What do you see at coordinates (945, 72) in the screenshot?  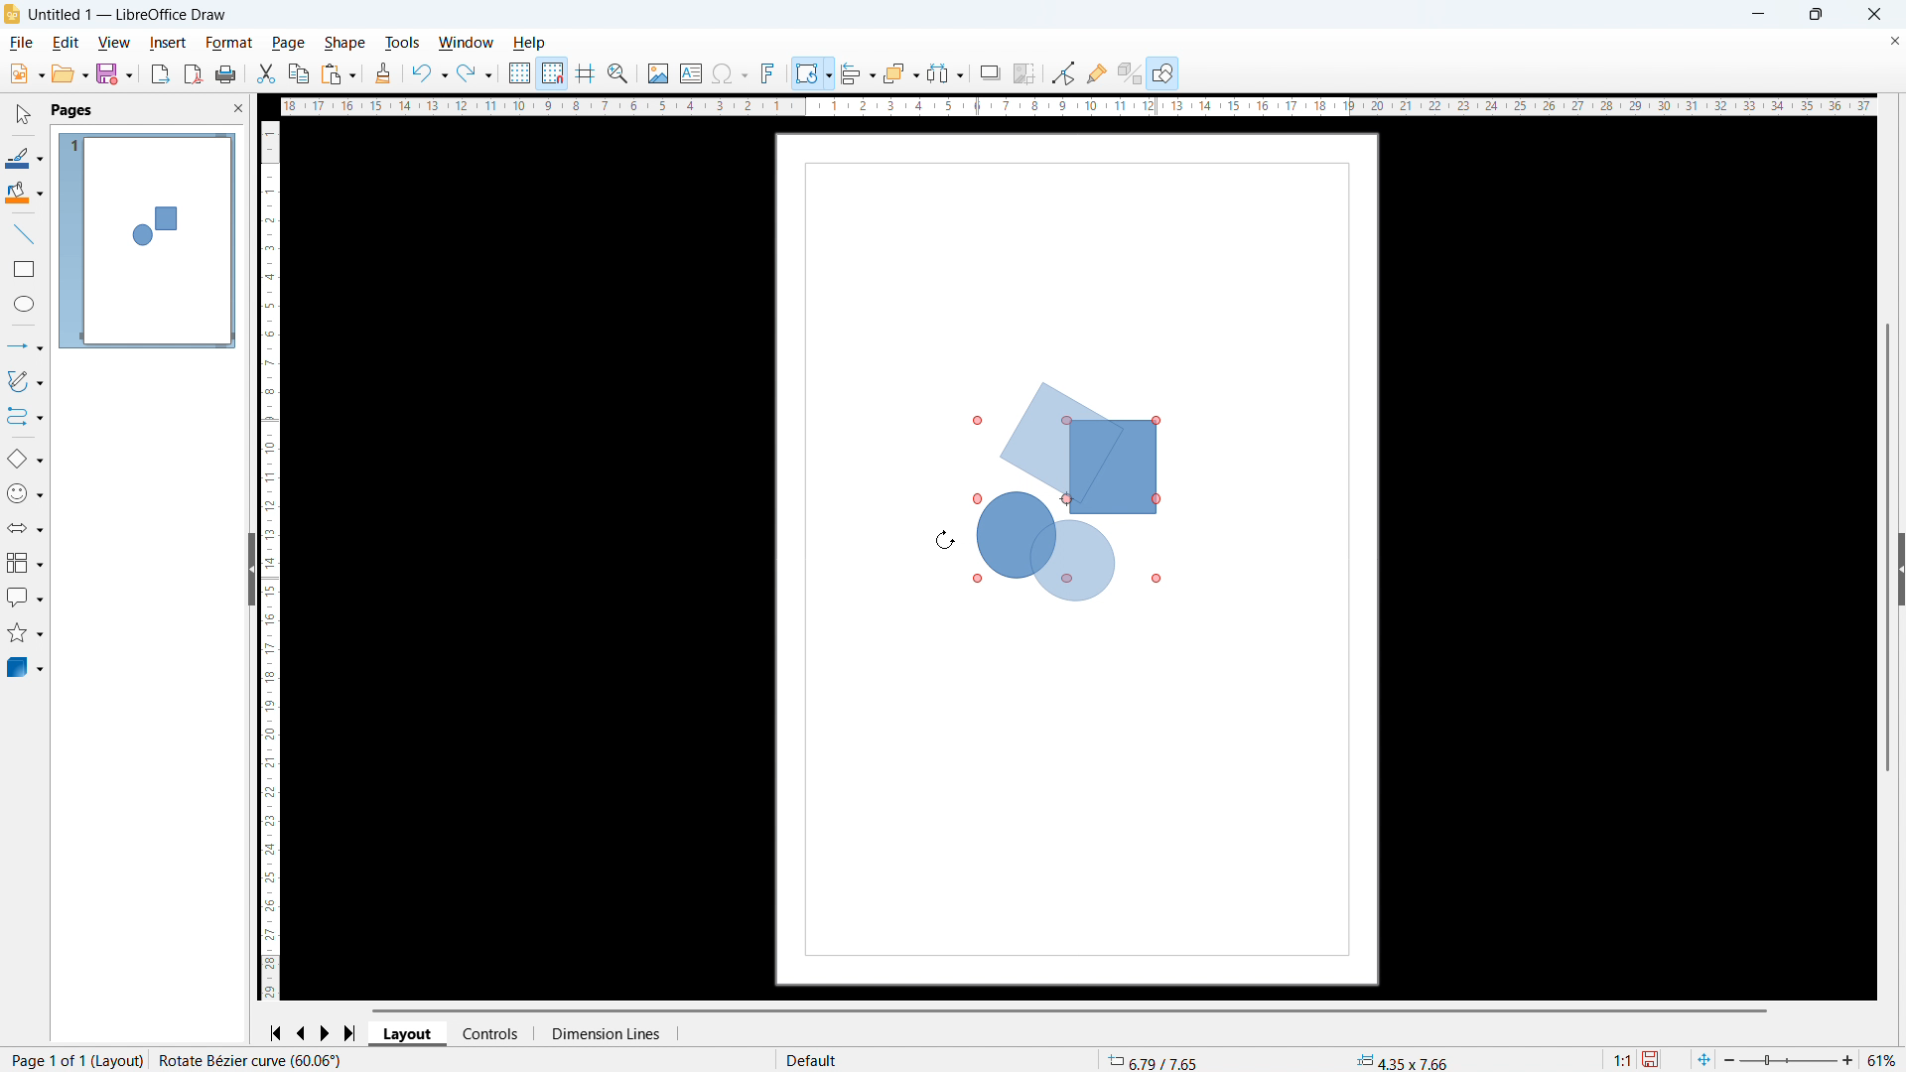 I see `Select at least three objects to distribute ` at bounding box center [945, 72].